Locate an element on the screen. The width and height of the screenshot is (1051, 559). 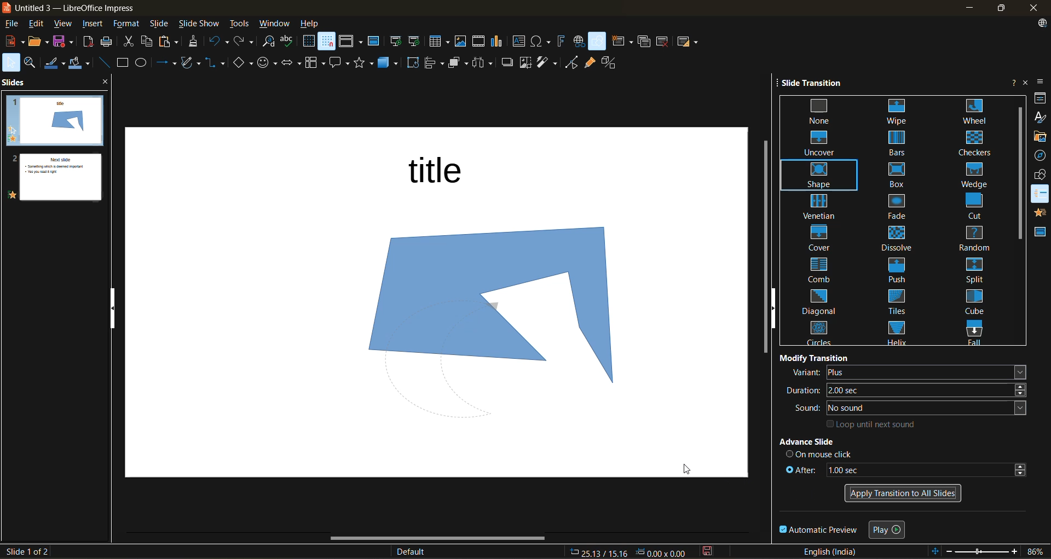
navigator is located at coordinates (1040, 156).